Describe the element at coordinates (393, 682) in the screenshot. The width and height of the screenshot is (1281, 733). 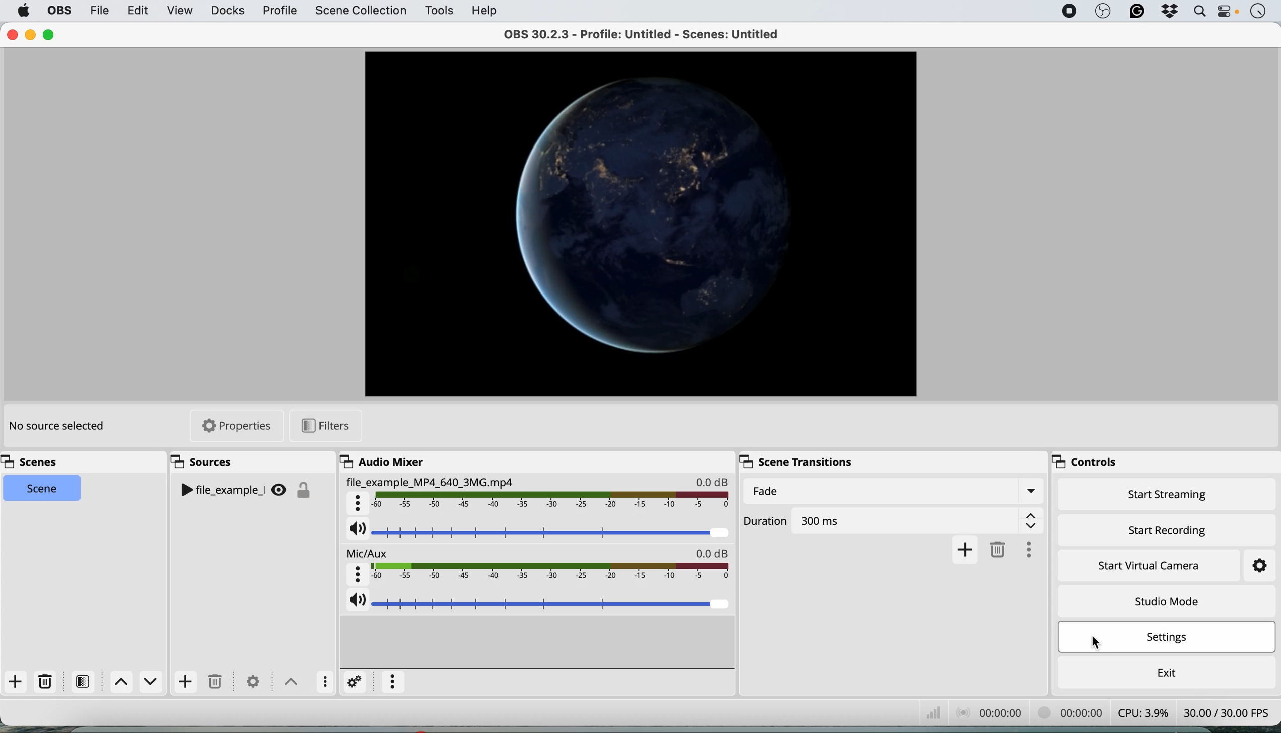
I see `more options` at that location.